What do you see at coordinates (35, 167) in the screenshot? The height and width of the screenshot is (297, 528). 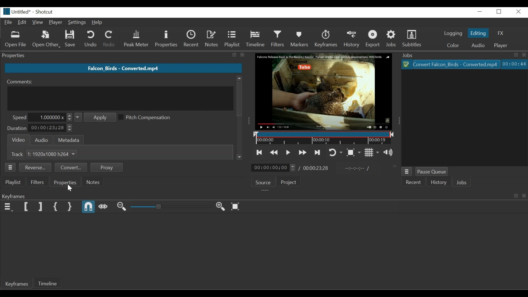 I see `Reverse` at bounding box center [35, 167].